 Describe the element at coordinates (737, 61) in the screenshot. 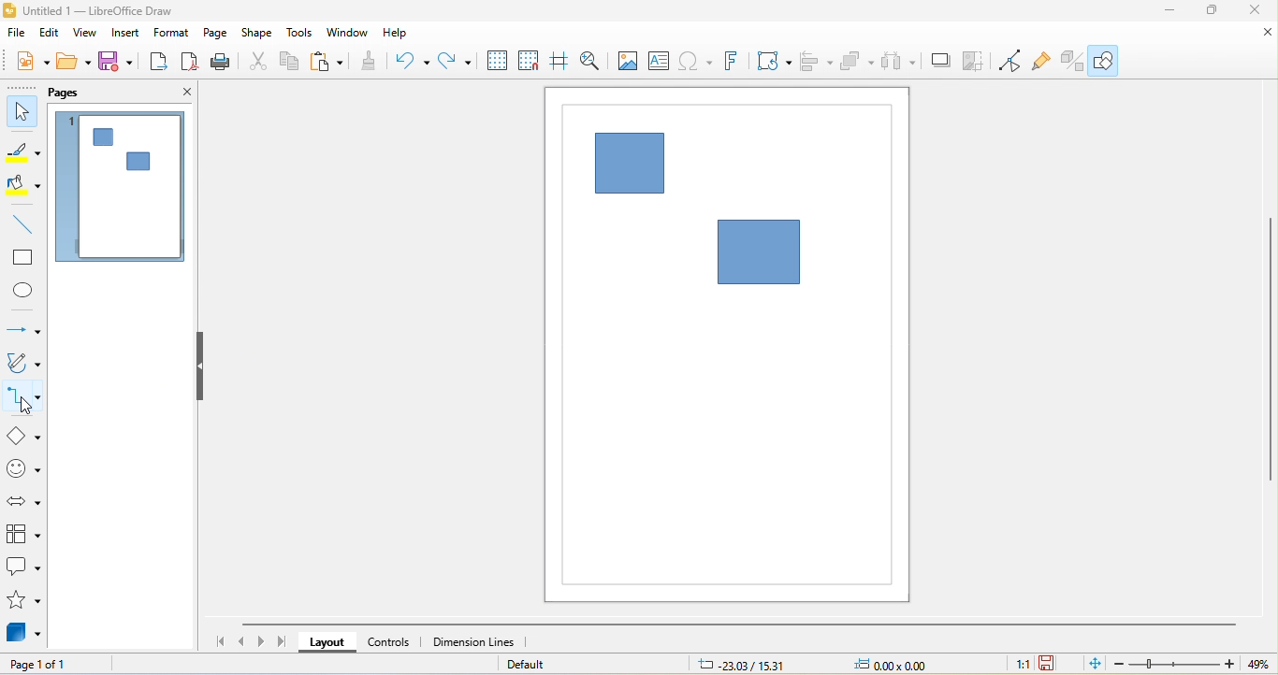

I see `fontwork text` at that location.